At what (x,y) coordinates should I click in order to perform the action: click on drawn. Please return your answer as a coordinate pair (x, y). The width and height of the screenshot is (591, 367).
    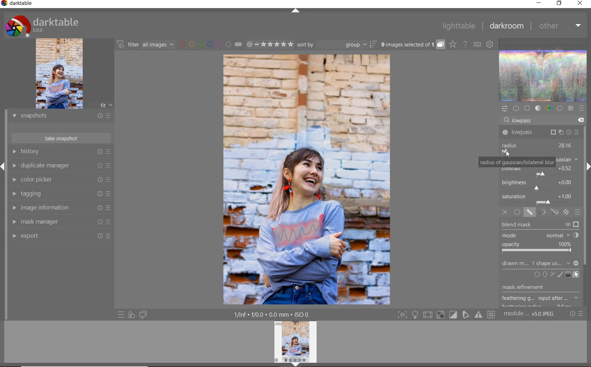
    Looking at the image, I should click on (513, 264).